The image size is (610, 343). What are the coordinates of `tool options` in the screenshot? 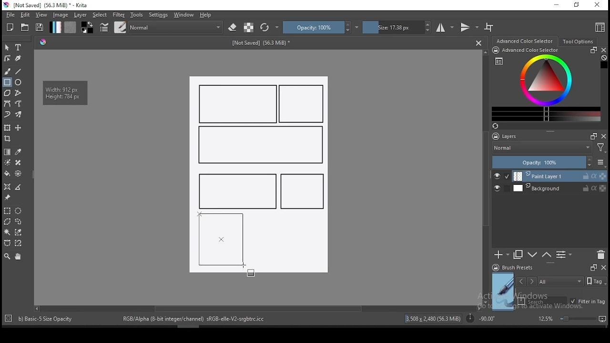 It's located at (579, 41).